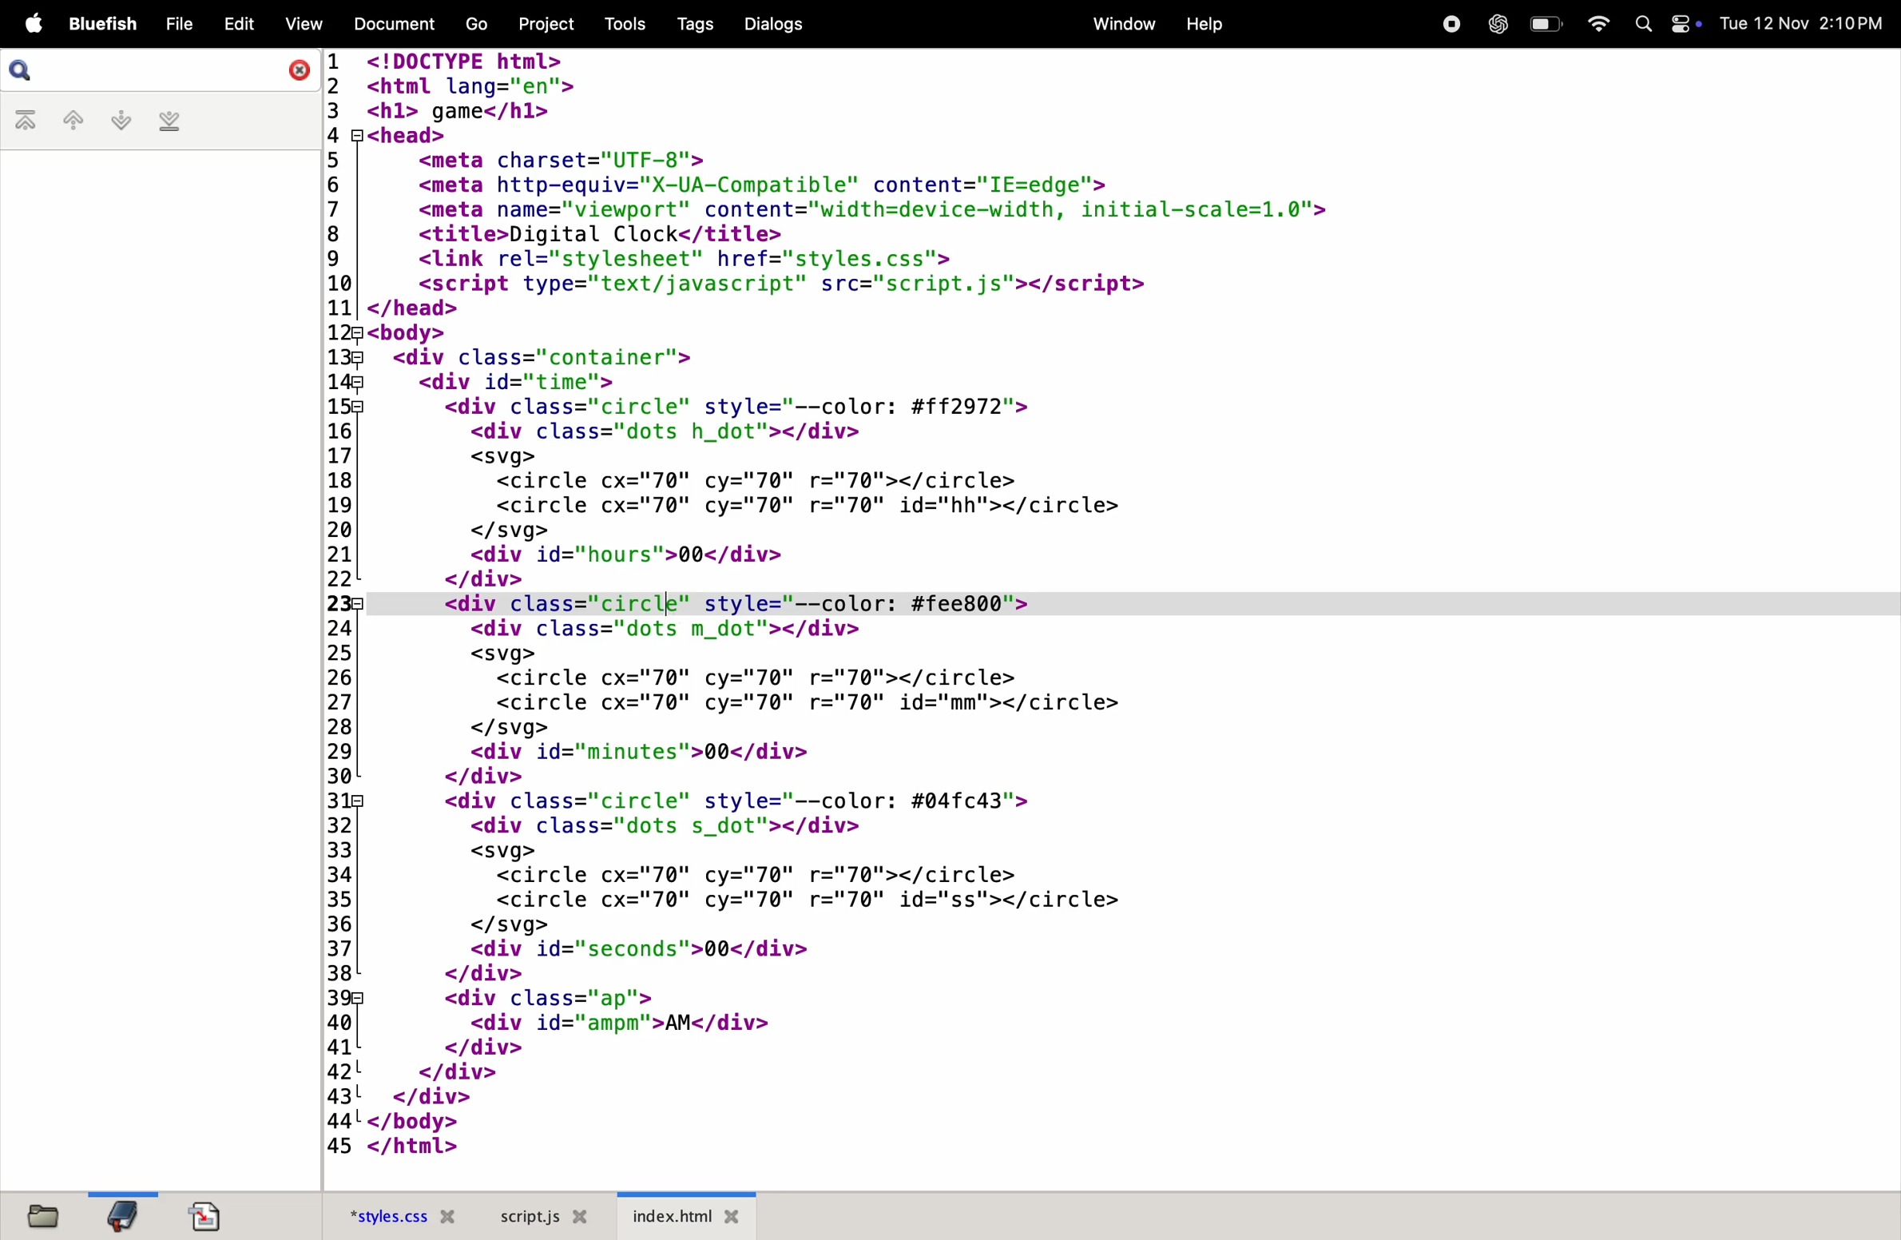  I want to click on bluefish, so click(102, 26).